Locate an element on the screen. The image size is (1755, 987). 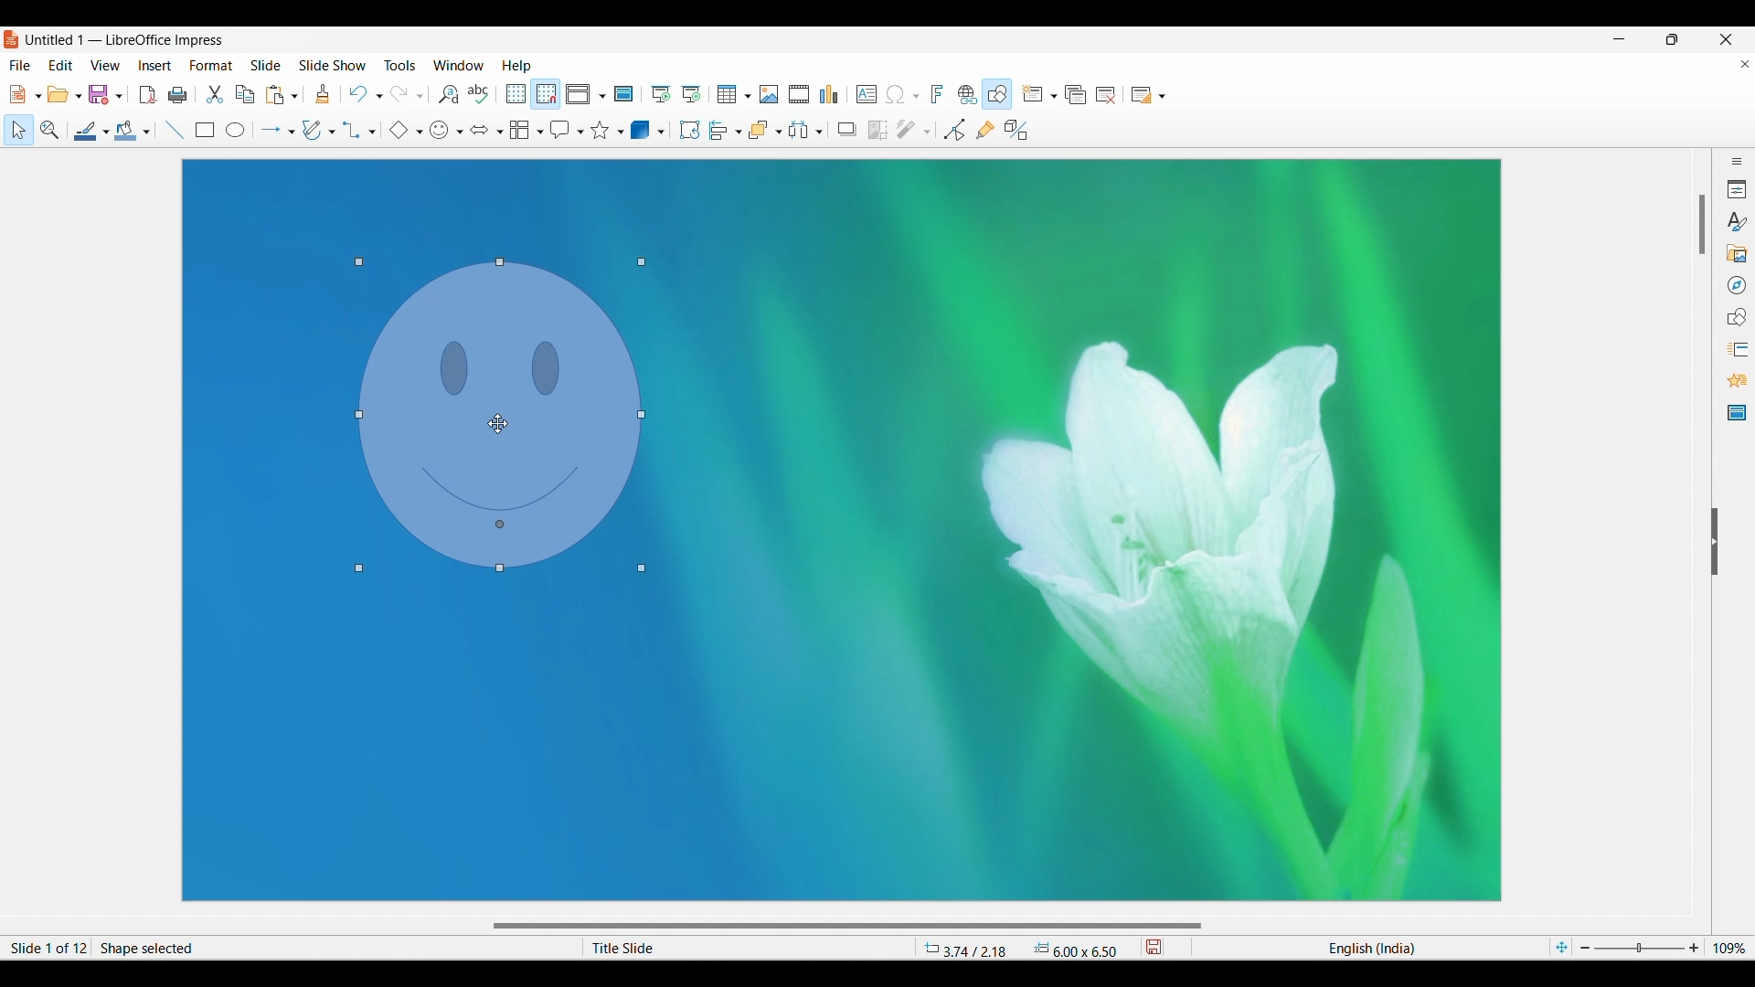
New slide options is located at coordinates (1054, 96).